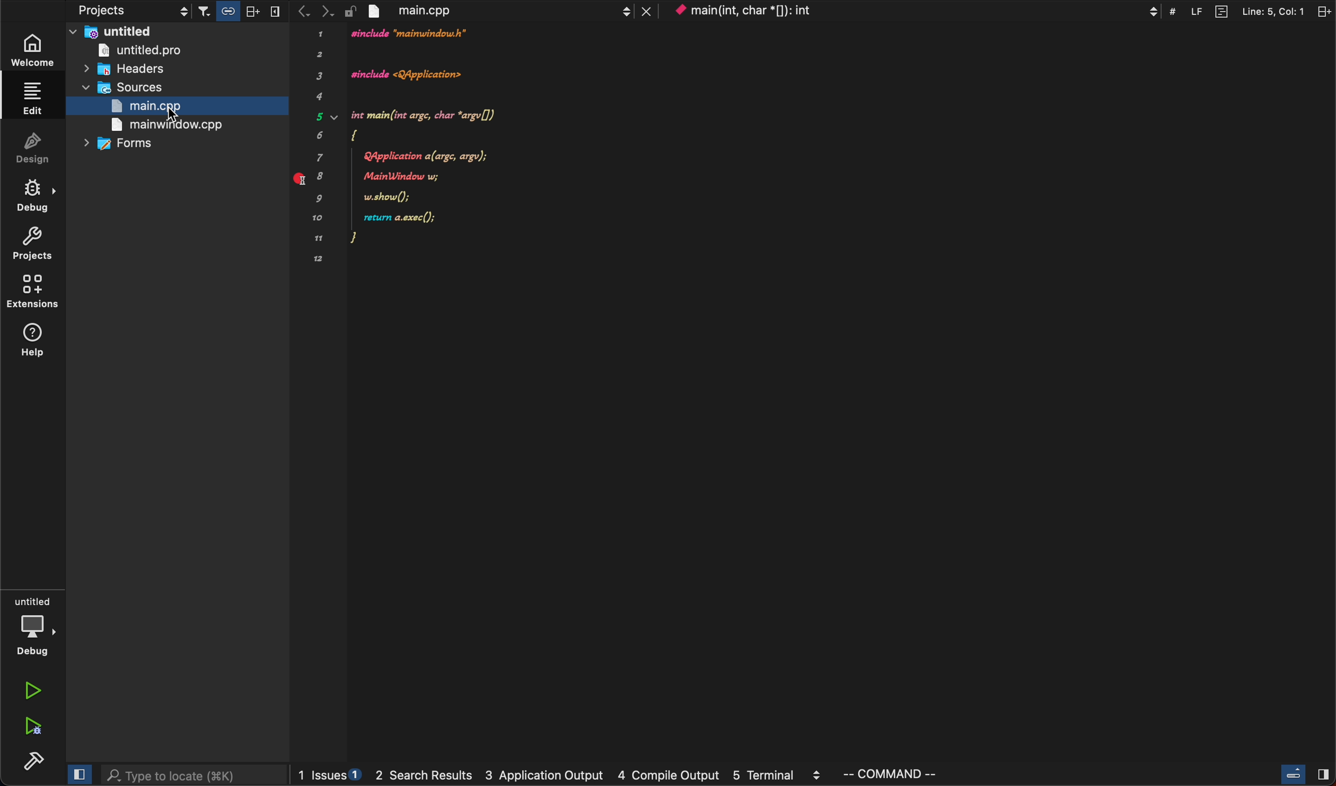 The width and height of the screenshot is (1336, 786). I want to click on search bar, so click(193, 776).